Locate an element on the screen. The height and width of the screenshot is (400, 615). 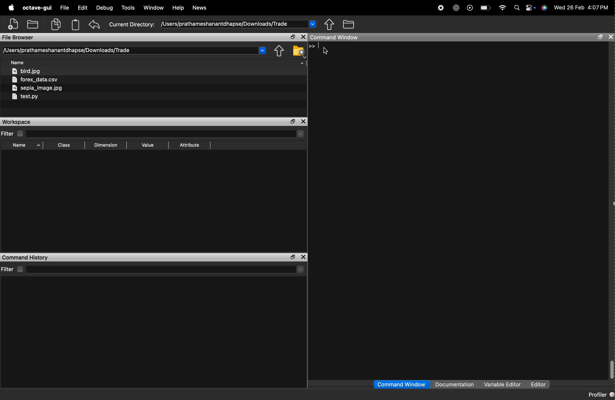
Name is located at coordinates (18, 62).